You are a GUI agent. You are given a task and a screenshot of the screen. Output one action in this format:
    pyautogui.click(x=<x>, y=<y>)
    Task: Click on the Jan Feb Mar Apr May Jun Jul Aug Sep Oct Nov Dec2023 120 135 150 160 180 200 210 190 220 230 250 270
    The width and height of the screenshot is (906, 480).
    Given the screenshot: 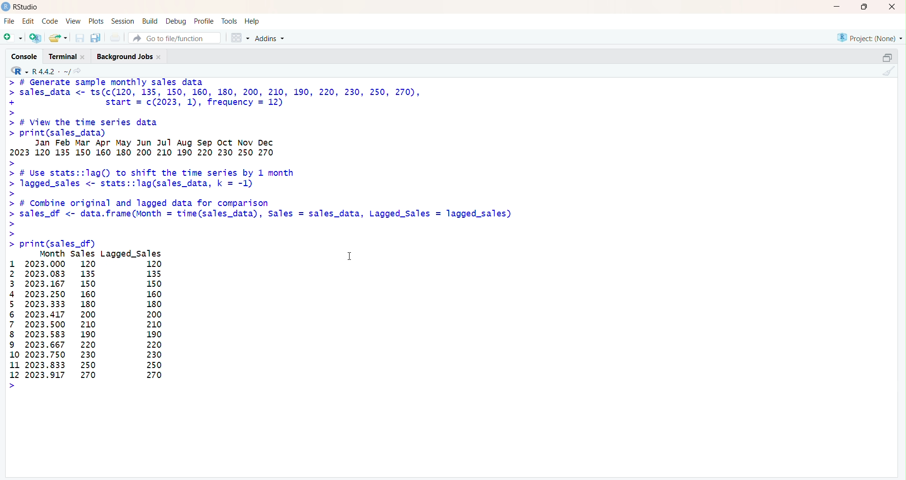 What is the action you would take?
    pyautogui.click(x=236, y=148)
    